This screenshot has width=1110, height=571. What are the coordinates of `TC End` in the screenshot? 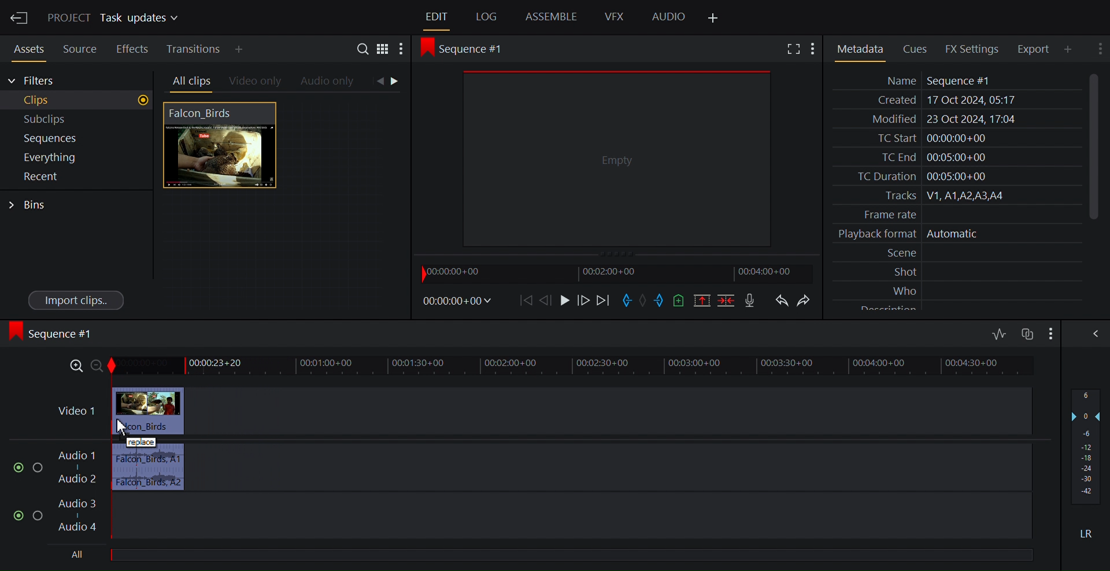 It's located at (956, 156).